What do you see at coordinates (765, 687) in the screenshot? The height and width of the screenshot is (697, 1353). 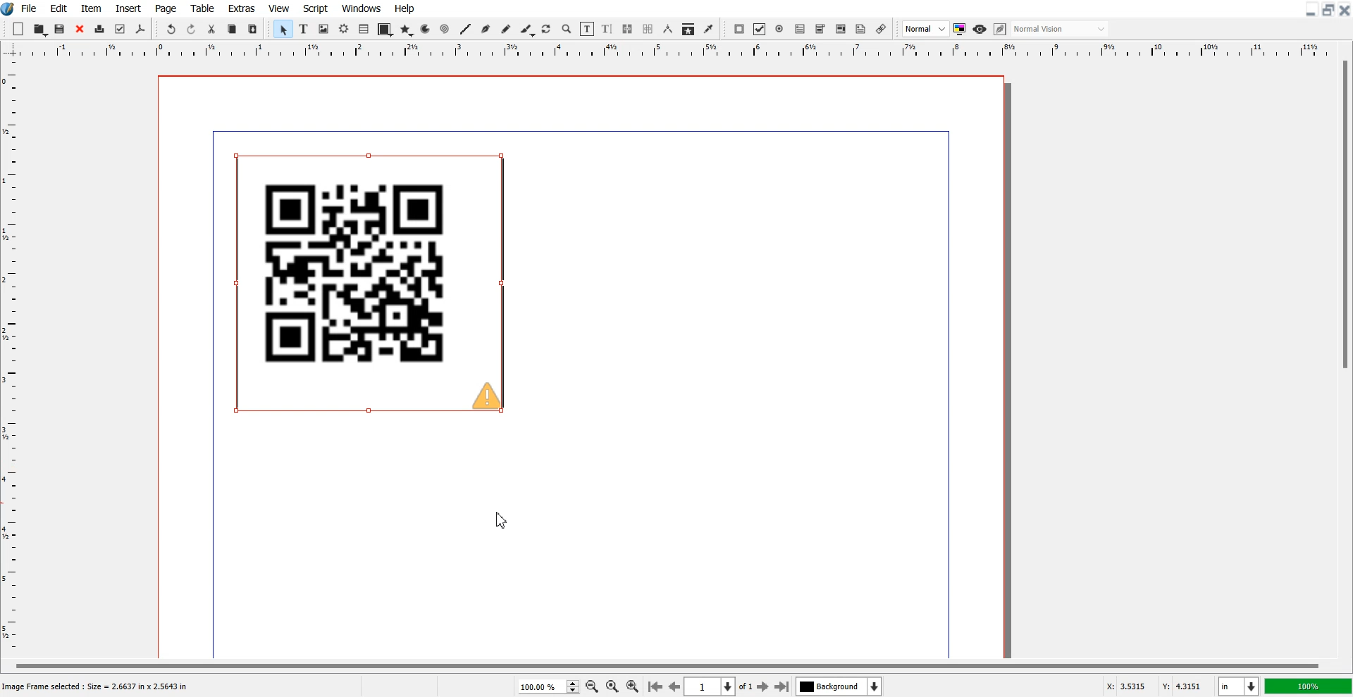 I see `Go to Next Page` at bounding box center [765, 687].